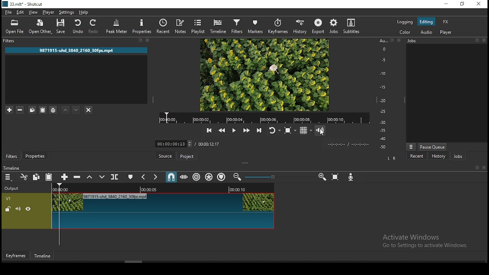  I want to click on scrub while dragging, so click(184, 177).